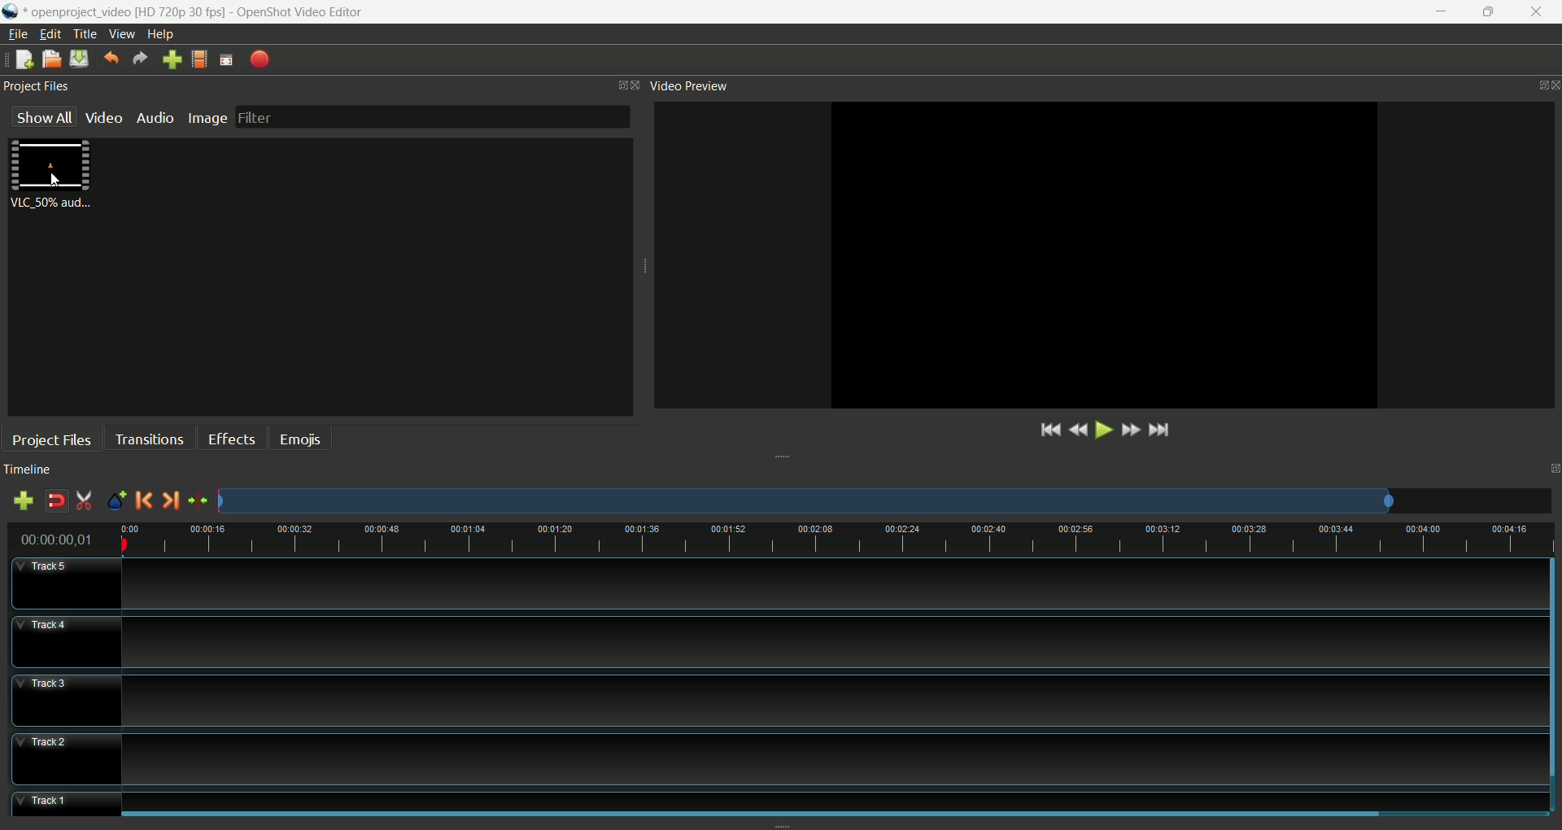 The width and height of the screenshot is (1562, 830). Describe the element at coordinates (1049, 431) in the screenshot. I see `jump to start` at that location.